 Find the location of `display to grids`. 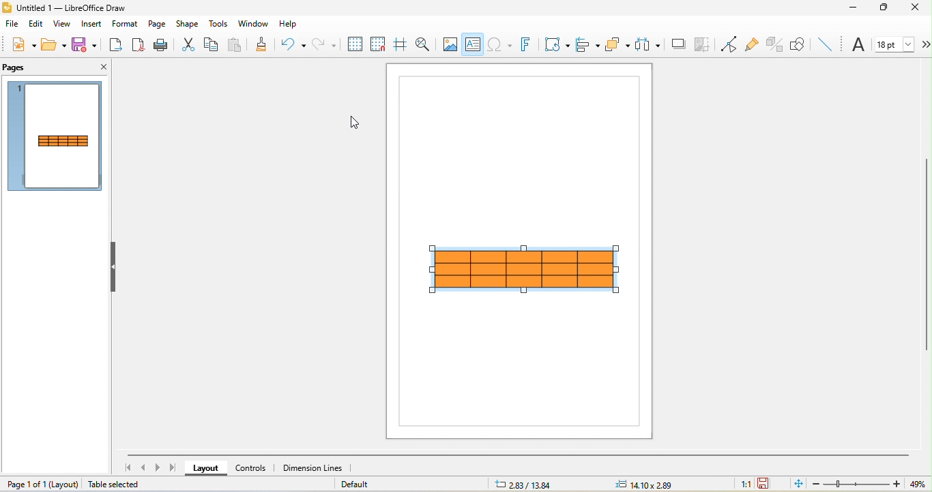

display to grids is located at coordinates (353, 44).